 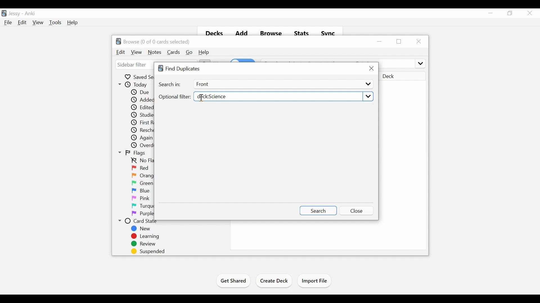 What do you see at coordinates (30, 14) in the screenshot?
I see `Anki` at bounding box center [30, 14].